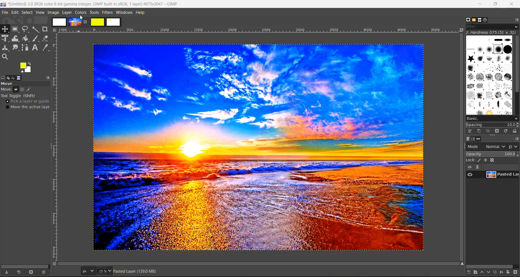 The width and height of the screenshot is (520, 277). Describe the element at coordinates (19, 78) in the screenshot. I see `images` at that location.